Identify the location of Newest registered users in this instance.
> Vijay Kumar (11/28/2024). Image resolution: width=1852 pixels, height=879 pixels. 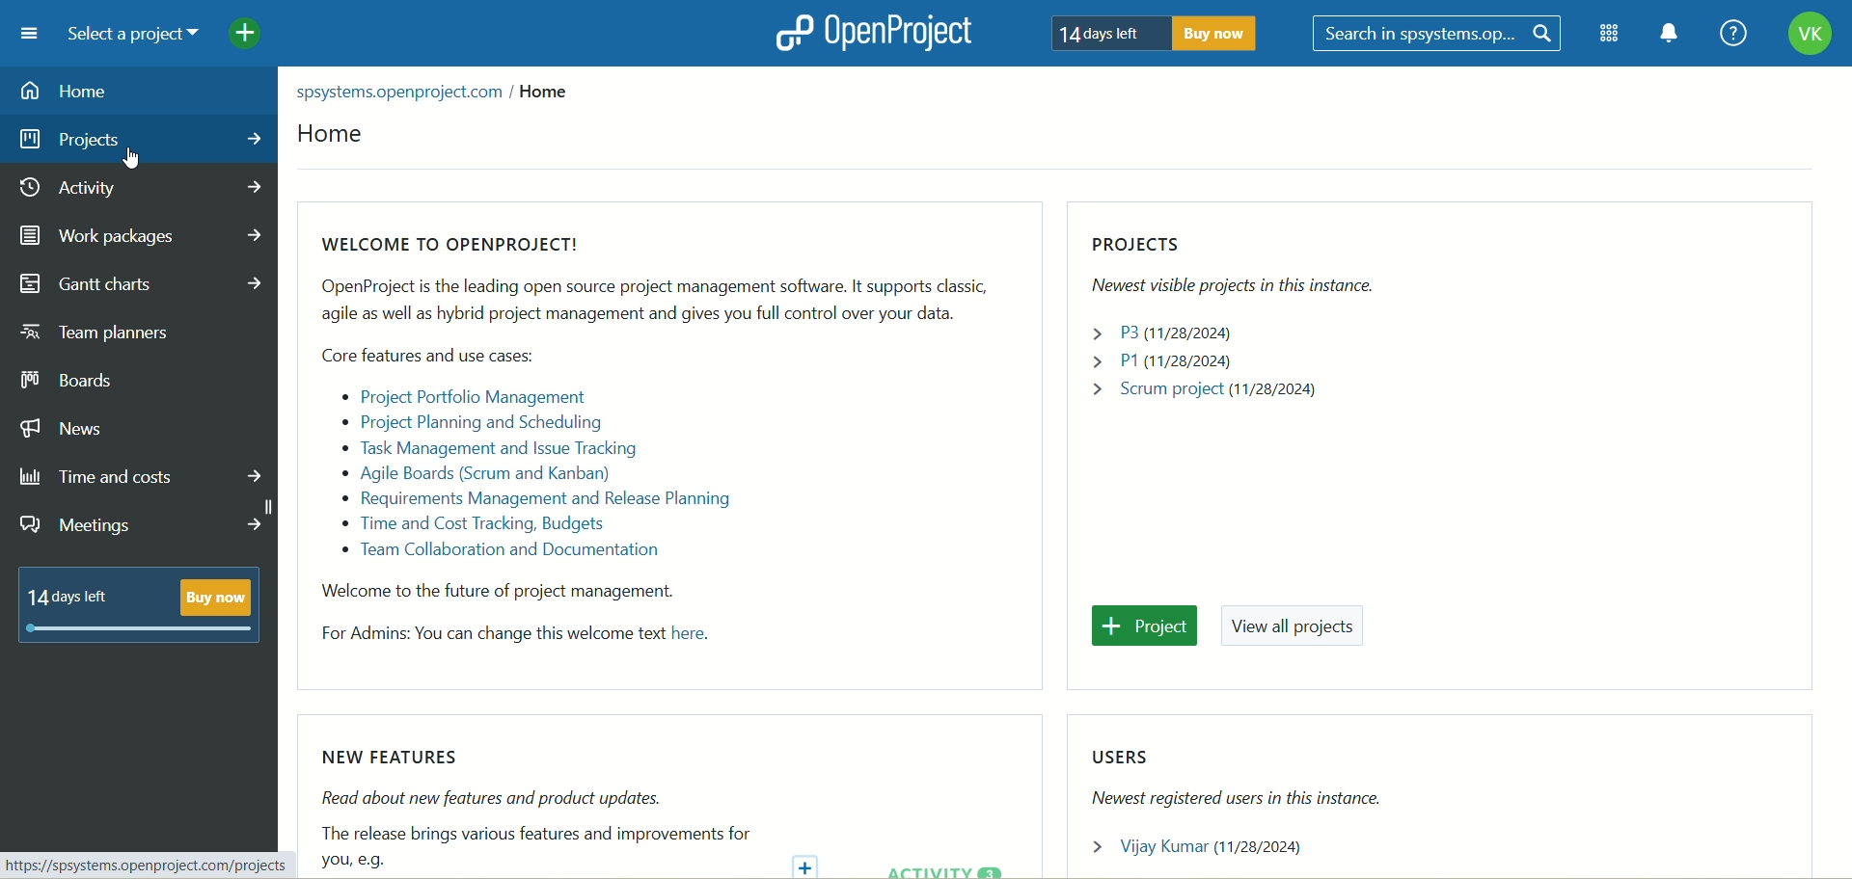
(1227, 822).